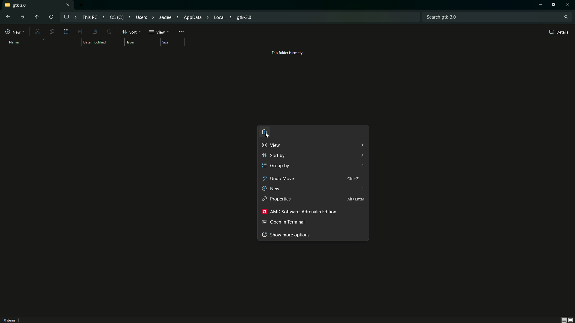 This screenshot has height=323, width=575. I want to click on Size, so click(172, 43).